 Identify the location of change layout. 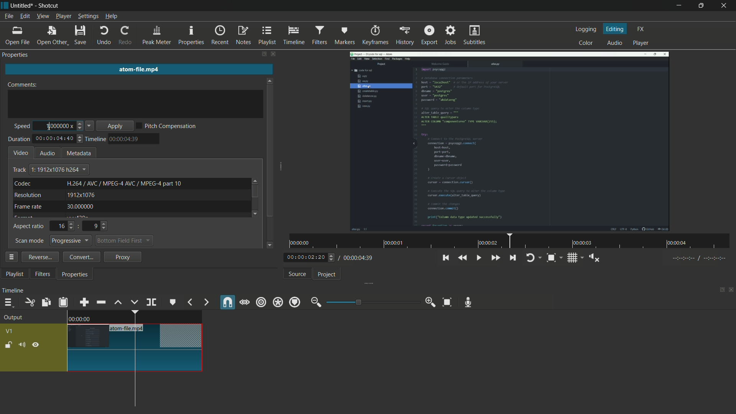
(720, 291).